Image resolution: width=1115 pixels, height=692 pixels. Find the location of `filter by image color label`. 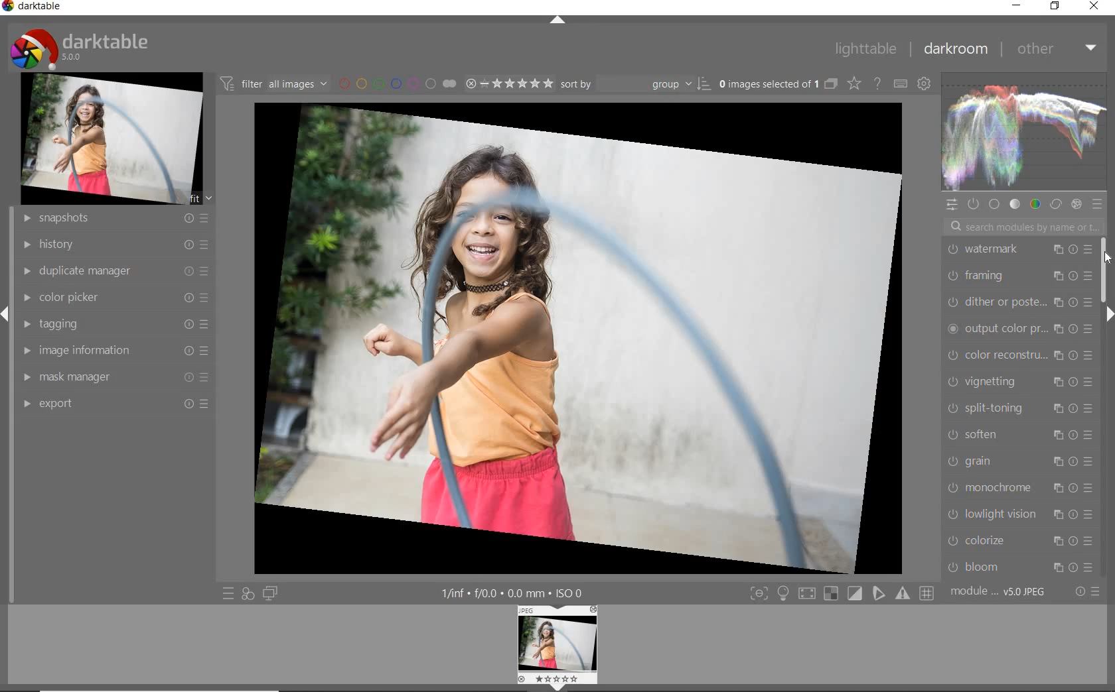

filter by image color label is located at coordinates (397, 83).